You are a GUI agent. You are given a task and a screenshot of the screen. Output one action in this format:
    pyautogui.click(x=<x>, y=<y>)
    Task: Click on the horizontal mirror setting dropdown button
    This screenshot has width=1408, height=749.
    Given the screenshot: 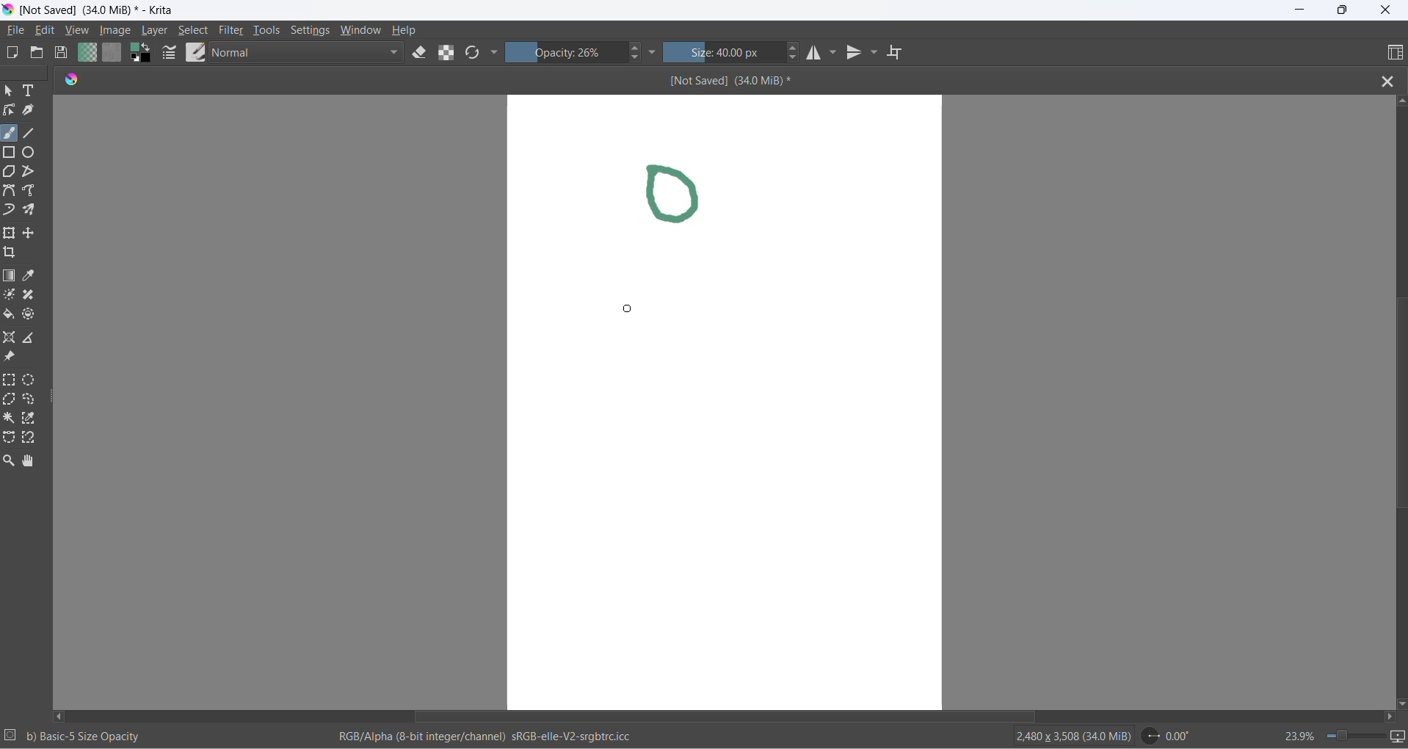 What is the action you would take?
    pyautogui.click(x=835, y=51)
    